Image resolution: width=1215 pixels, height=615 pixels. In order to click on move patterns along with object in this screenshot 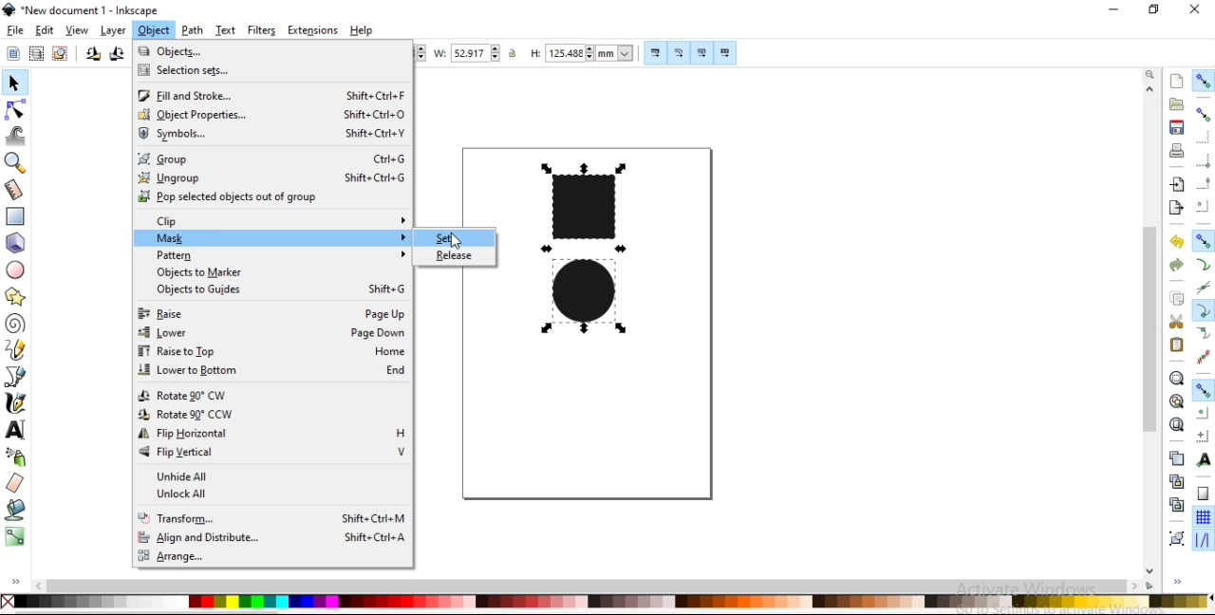, I will do `click(726, 53)`.